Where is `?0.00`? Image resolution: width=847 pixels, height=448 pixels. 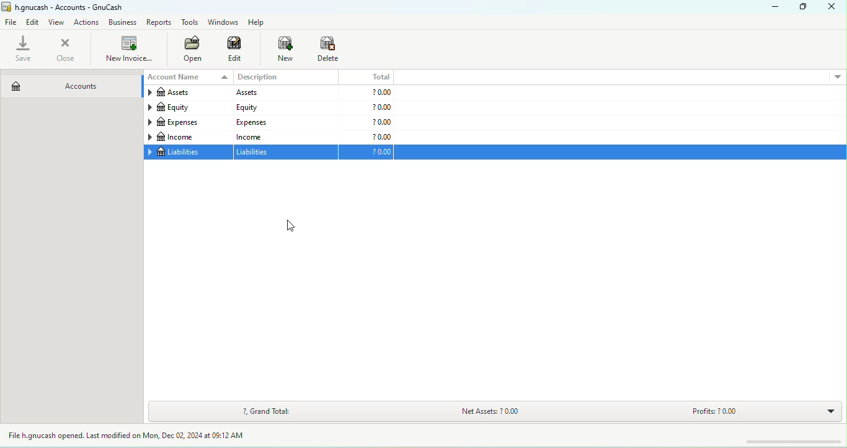 ?0.00 is located at coordinates (366, 137).